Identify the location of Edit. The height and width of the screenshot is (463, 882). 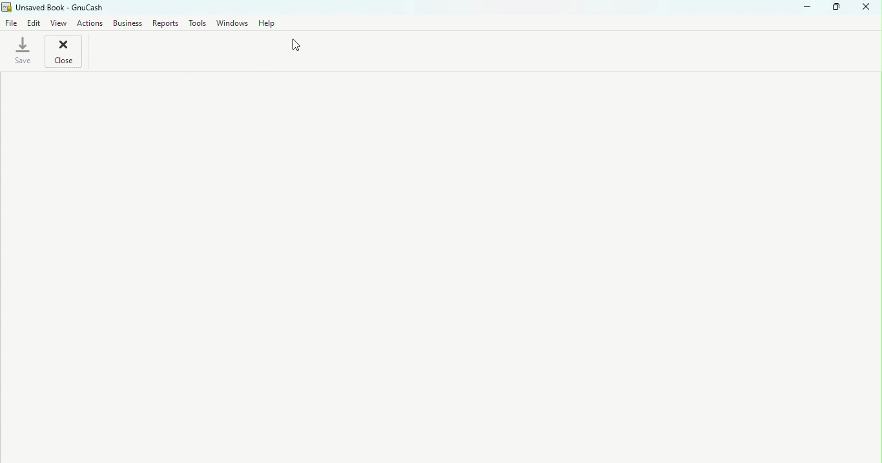
(34, 24).